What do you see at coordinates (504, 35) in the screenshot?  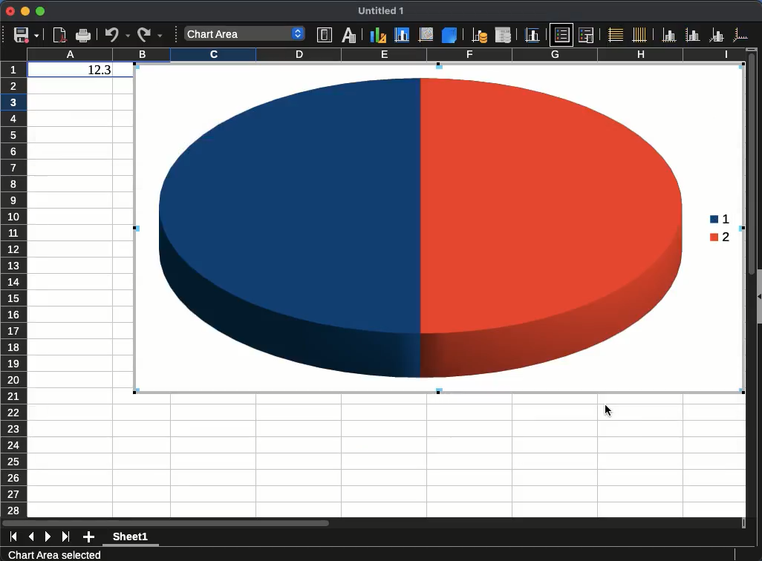 I see `Data table` at bounding box center [504, 35].